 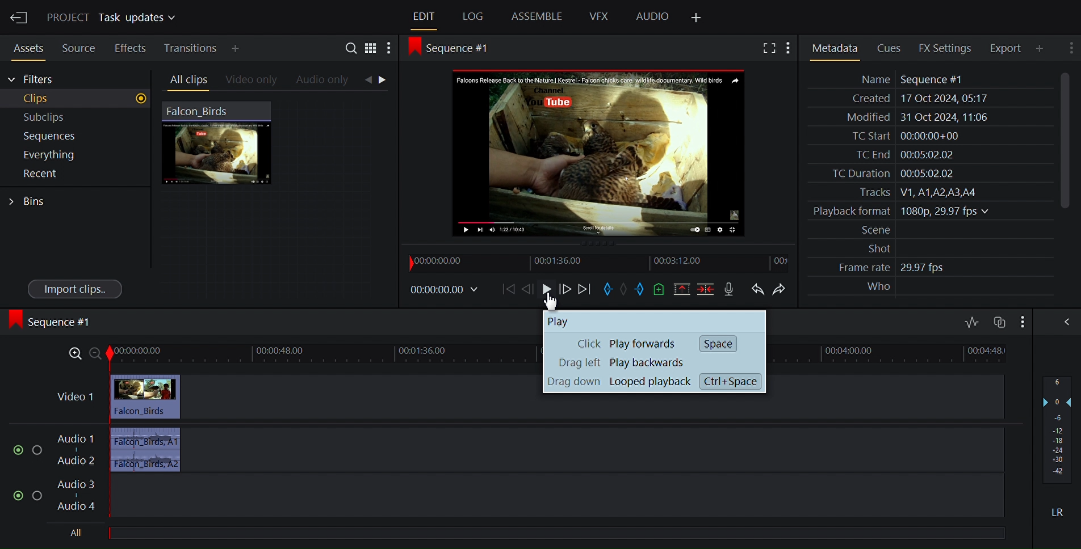 I want to click on Play, so click(x=548, y=289).